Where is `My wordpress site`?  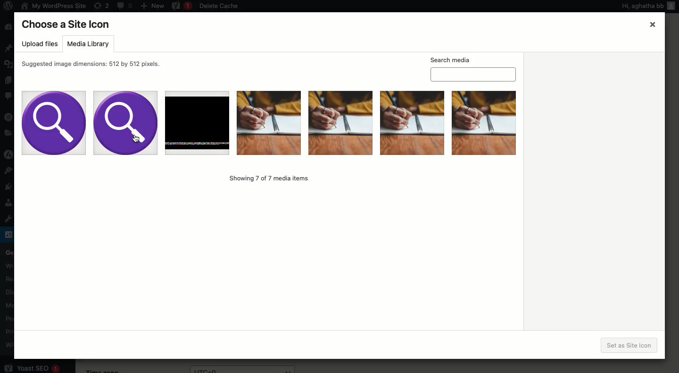 My wordpress site is located at coordinates (52, 6).